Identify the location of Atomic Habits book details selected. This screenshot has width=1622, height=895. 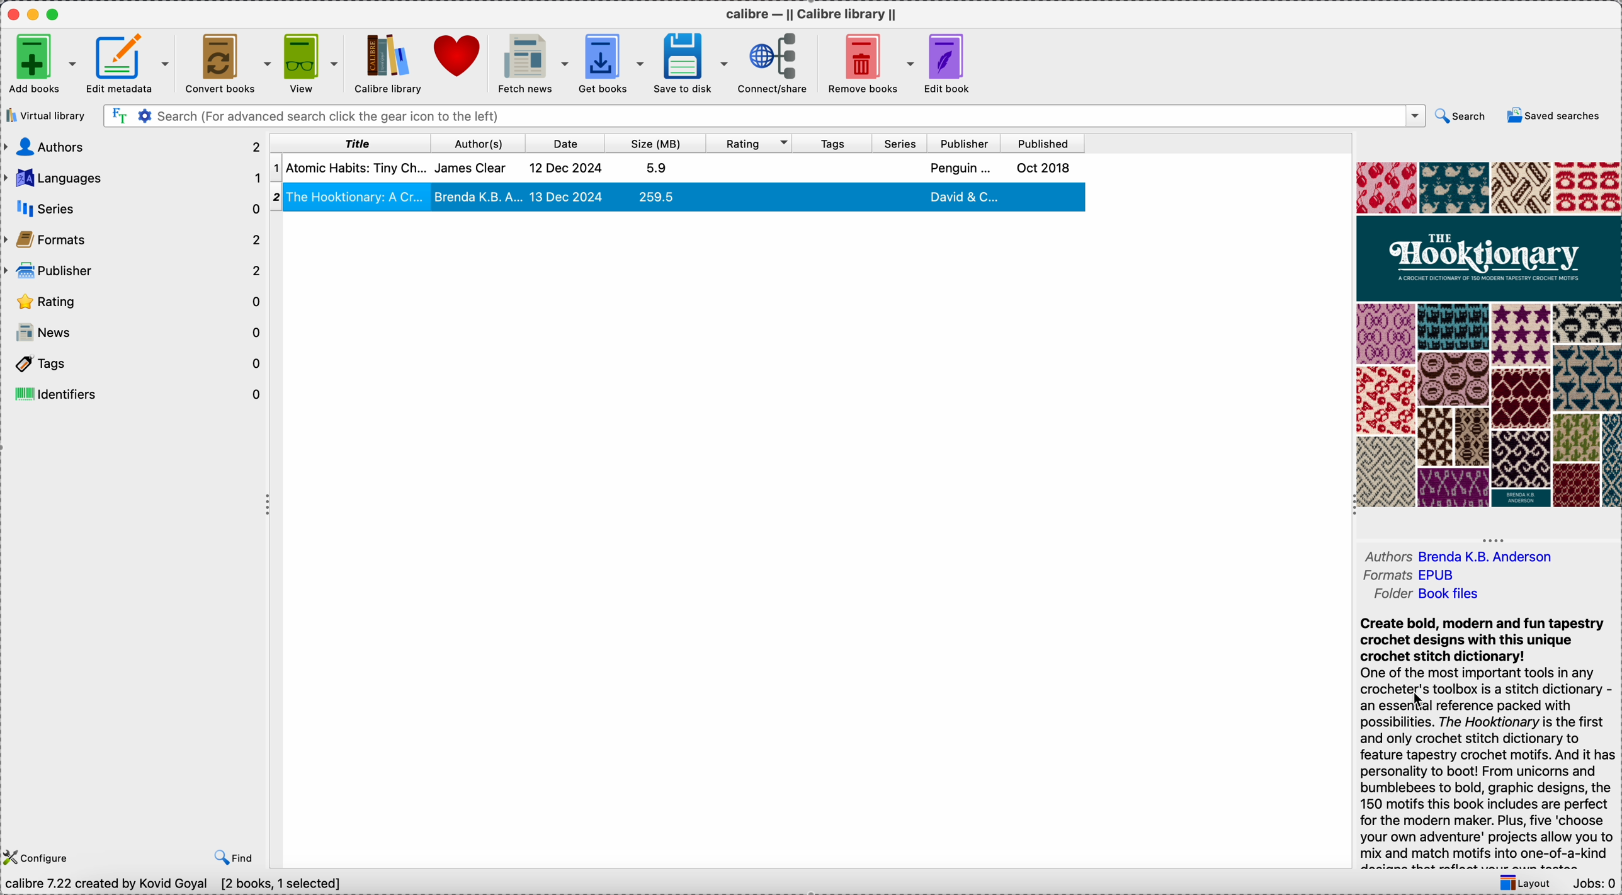
(683, 171).